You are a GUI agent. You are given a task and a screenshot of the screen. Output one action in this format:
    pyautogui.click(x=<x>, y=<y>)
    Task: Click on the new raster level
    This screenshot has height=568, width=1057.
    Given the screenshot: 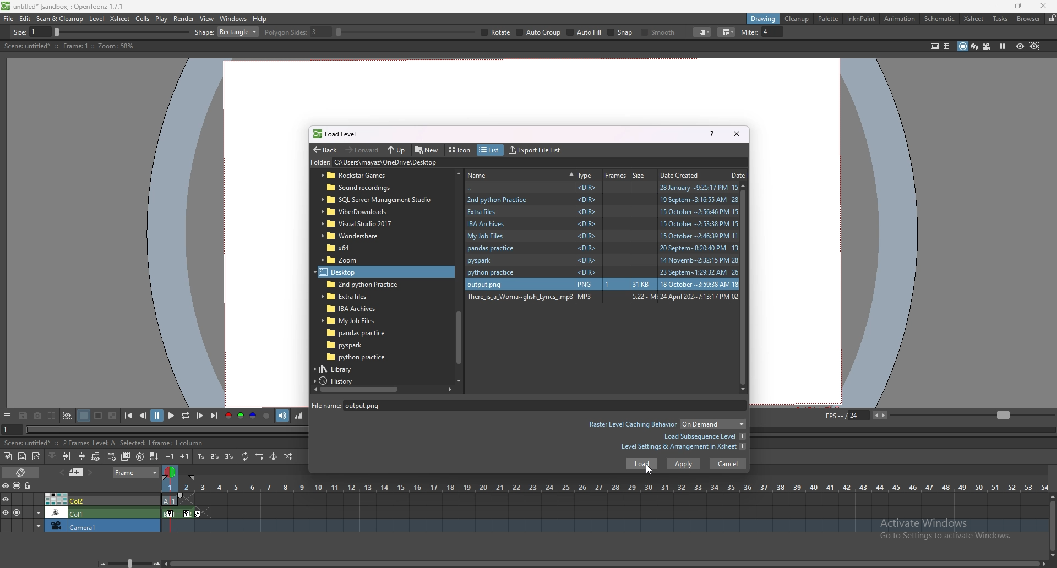 What is the action you would take?
    pyautogui.click(x=22, y=457)
    